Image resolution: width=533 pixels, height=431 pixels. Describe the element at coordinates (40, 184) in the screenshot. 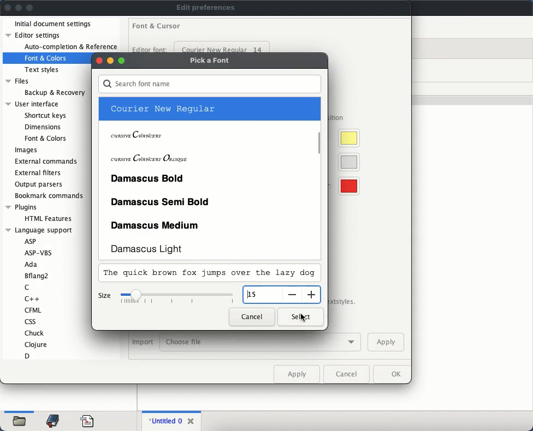

I see `output parsers` at that location.